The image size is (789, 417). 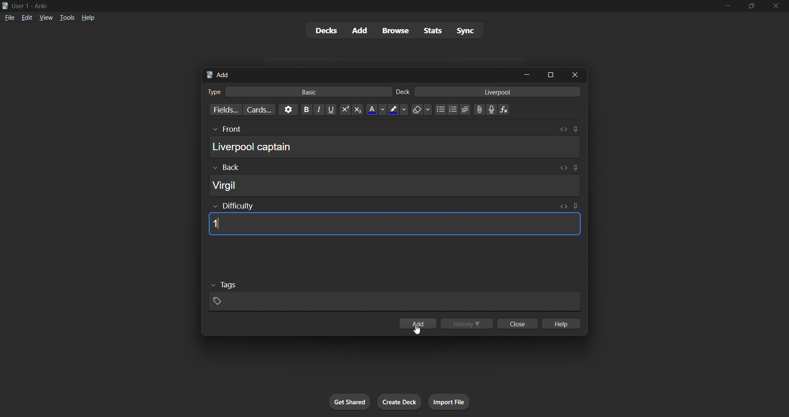 What do you see at coordinates (453, 110) in the screenshot?
I see `Ordered list` at bounding box center [453, 110].